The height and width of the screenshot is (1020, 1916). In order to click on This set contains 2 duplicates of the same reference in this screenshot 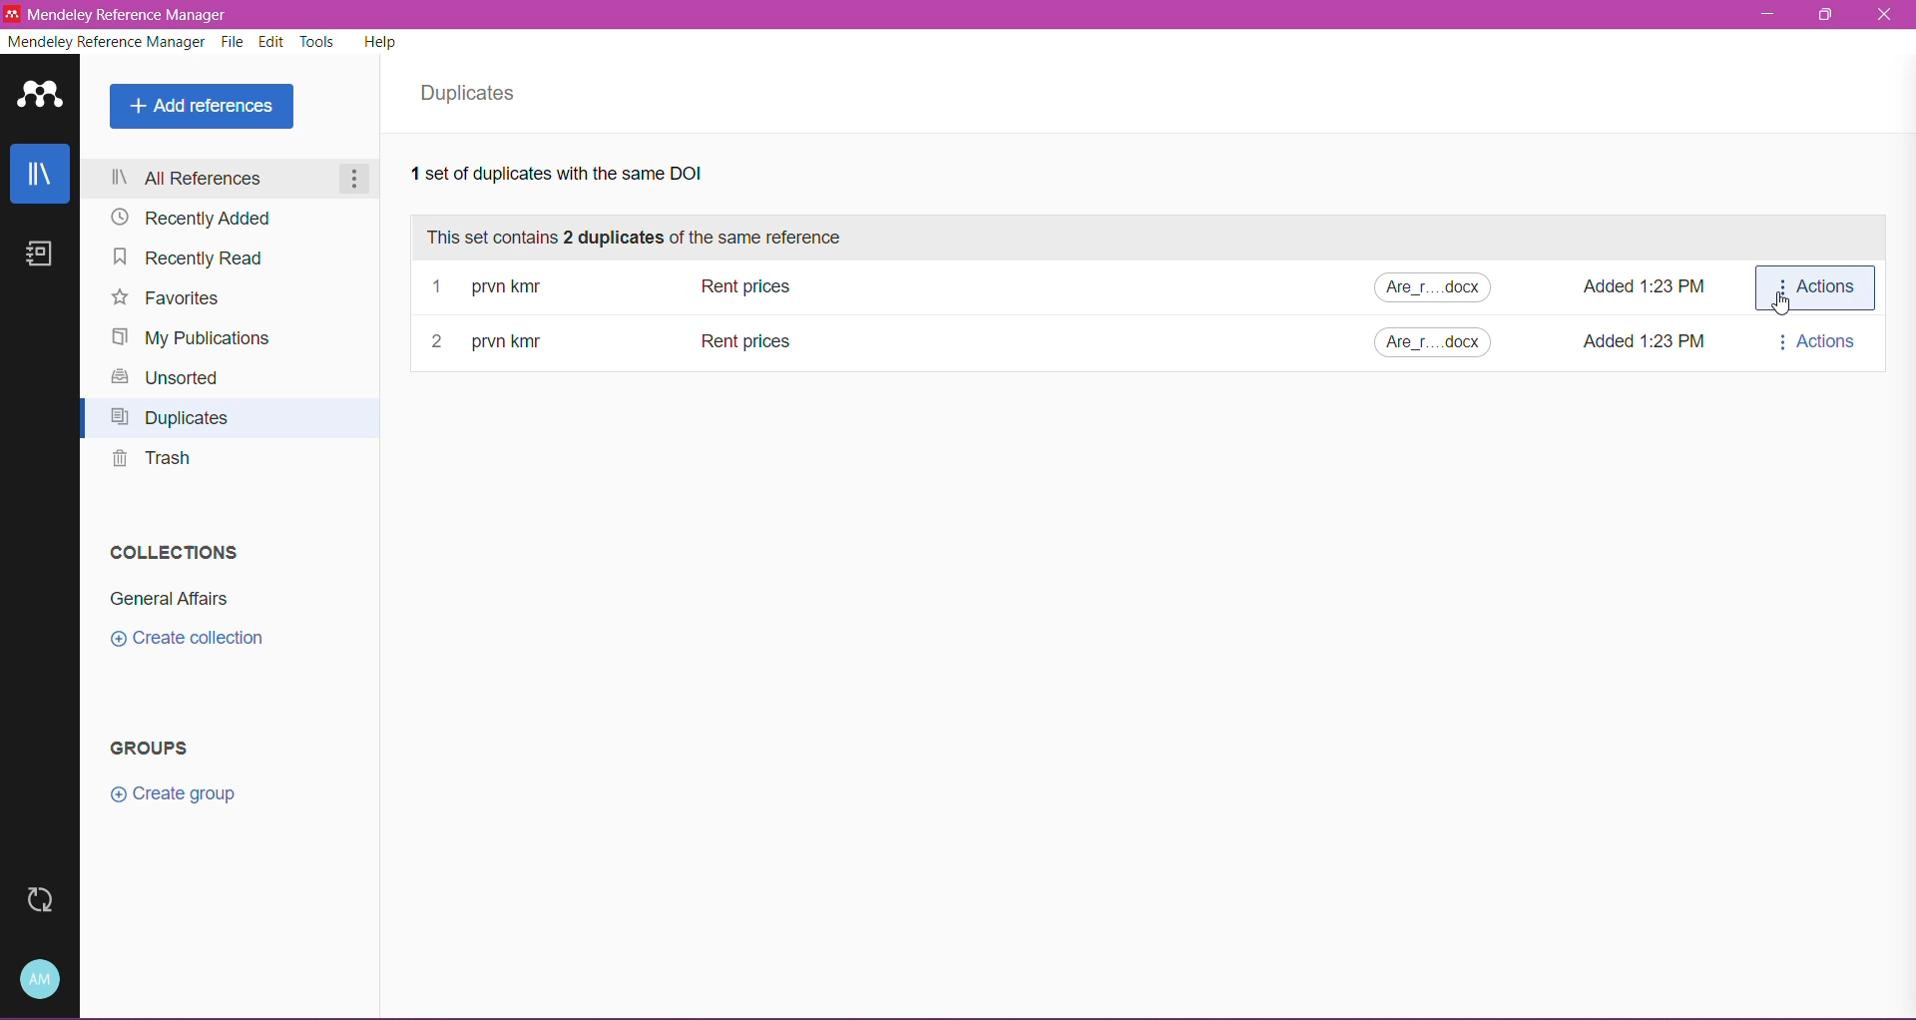, I will do `click(645, 238)`.